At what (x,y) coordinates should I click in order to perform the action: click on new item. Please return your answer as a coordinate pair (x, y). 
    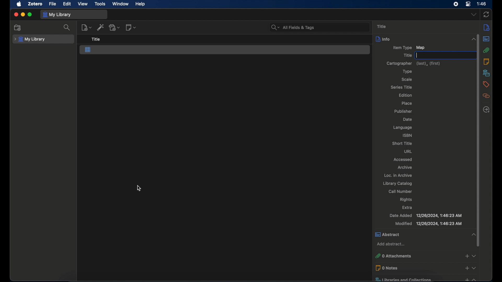
    Looking at the image, I should click on (87, 27).